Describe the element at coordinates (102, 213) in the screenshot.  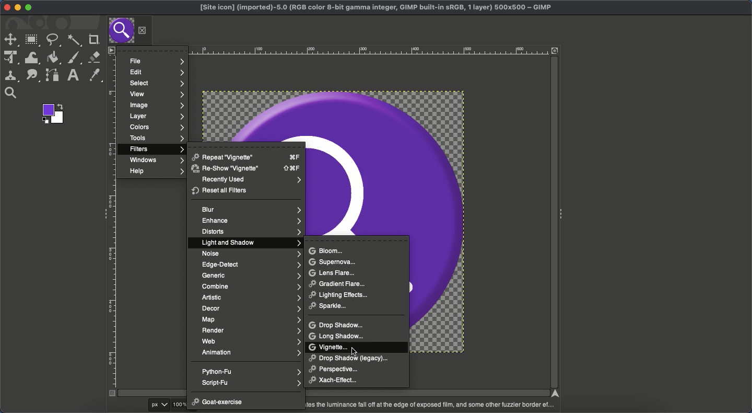
I see `Collapse` at that location.